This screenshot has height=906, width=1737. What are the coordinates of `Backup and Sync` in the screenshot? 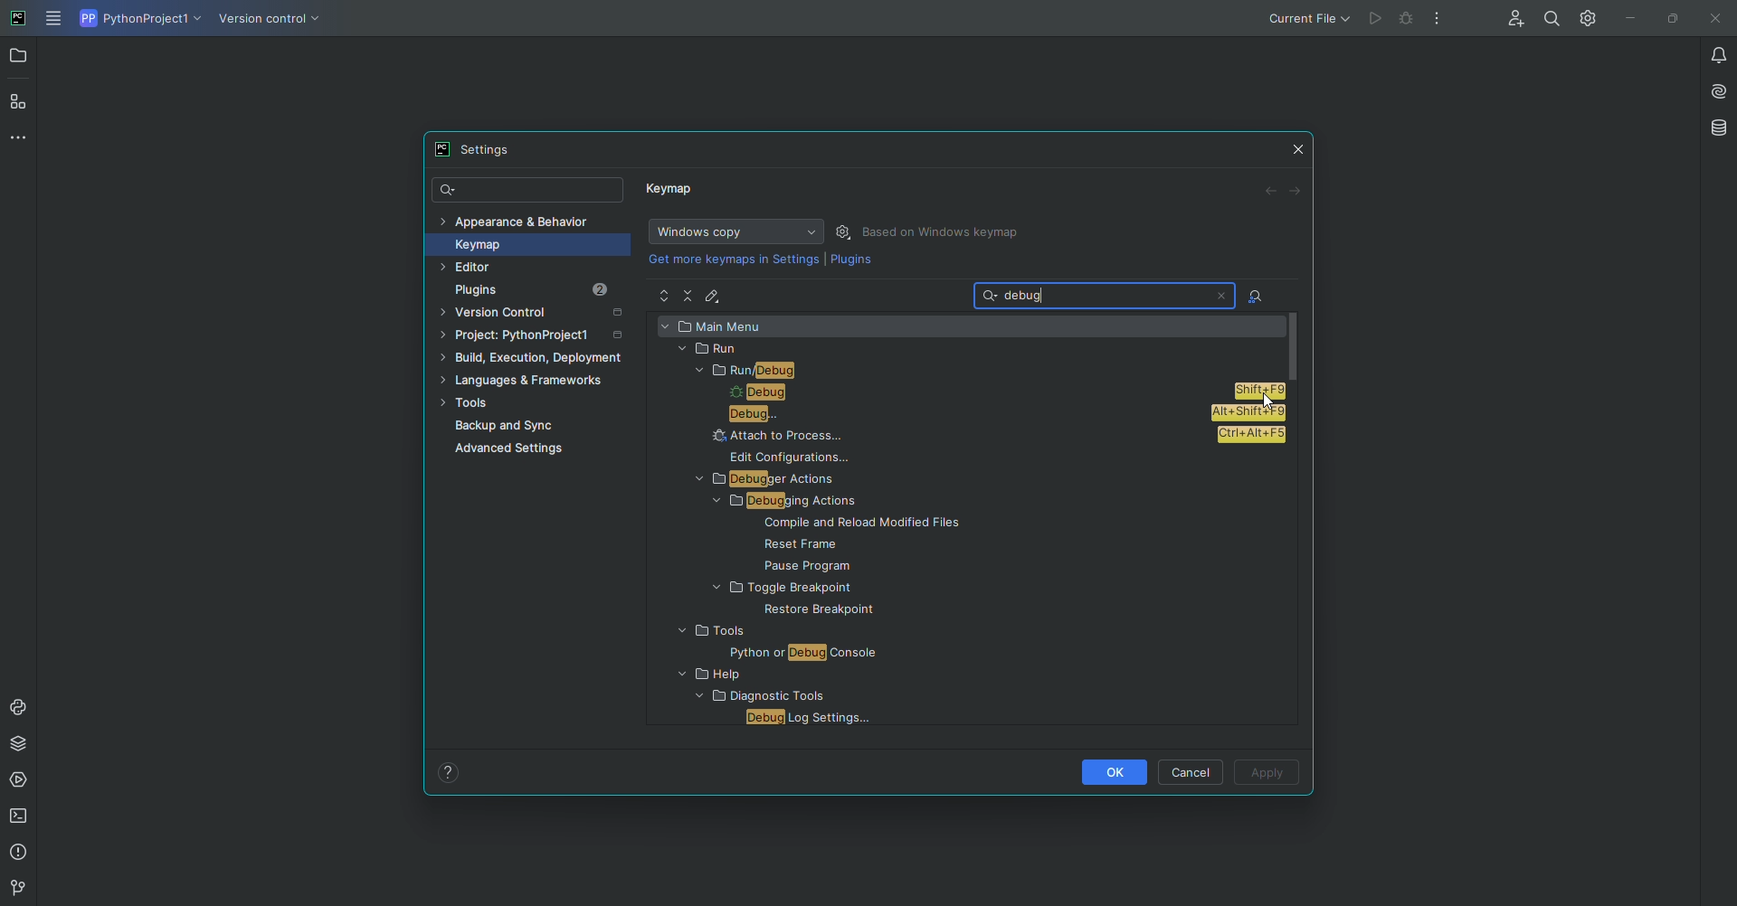 It's located at (541, 426).